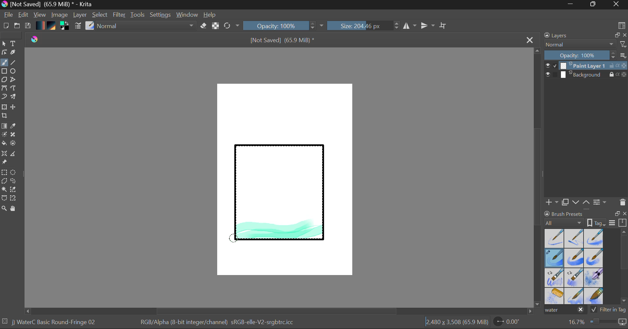 The image size is (628, 329). What do you see at coordinates (586, 56) in the screenshot?
I see `Layer Opacity` at bounding box center [586, 56].